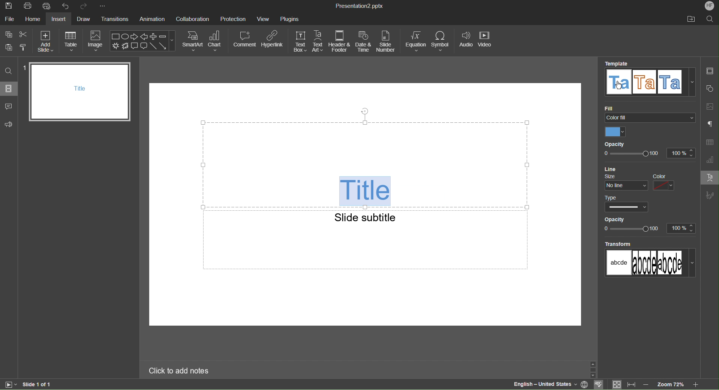  Describe the element at coordinates (58, 19) in the screenshot. I see `Insert` at that location.